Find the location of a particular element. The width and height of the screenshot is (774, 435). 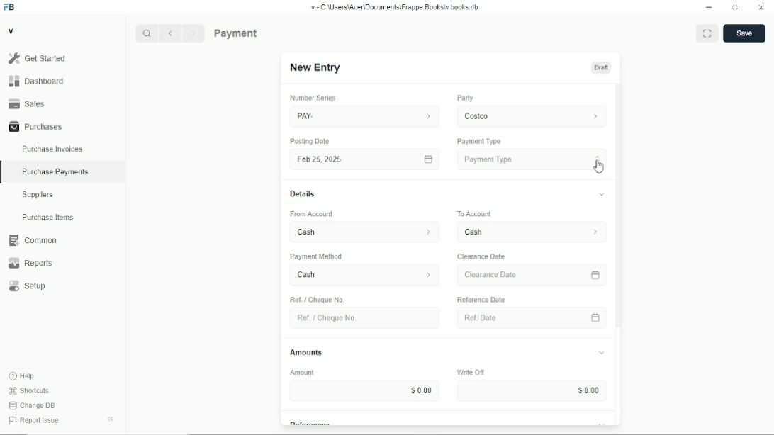

number series is located at coordinates (310, 98).